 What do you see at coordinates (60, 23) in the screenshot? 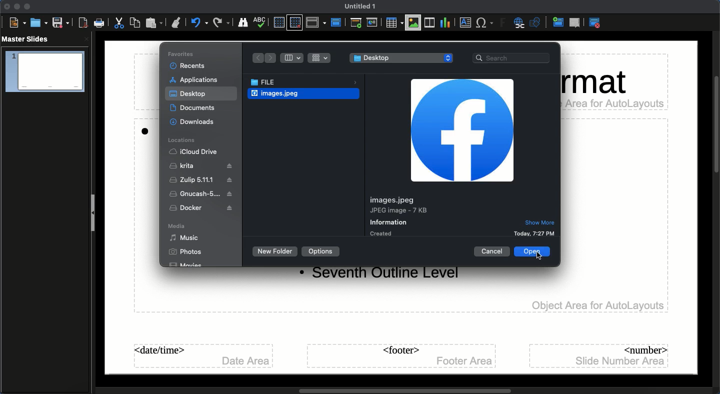
I see `Save` at bounding box center [60, 23].